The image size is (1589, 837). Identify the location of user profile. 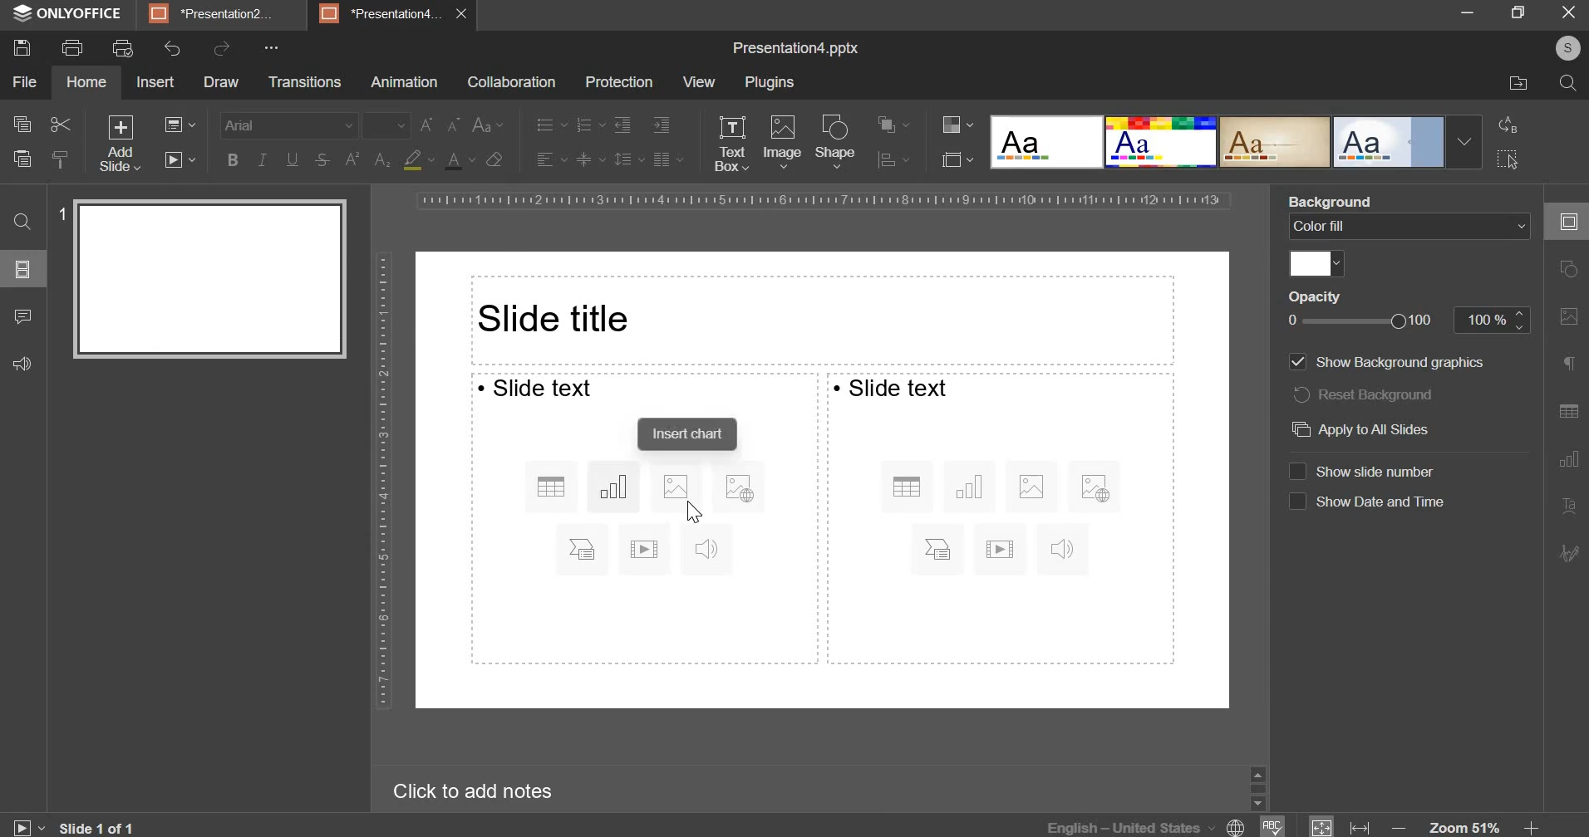
(1567, 48).